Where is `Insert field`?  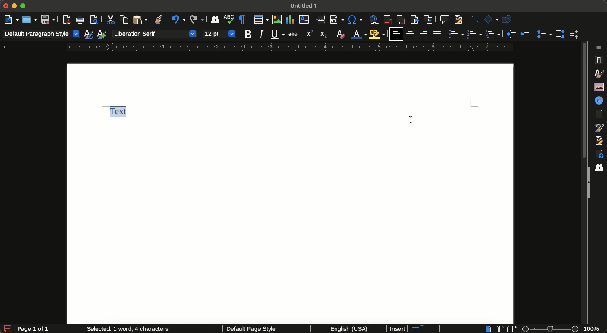 Insert field is located at coordinates (335, 19).